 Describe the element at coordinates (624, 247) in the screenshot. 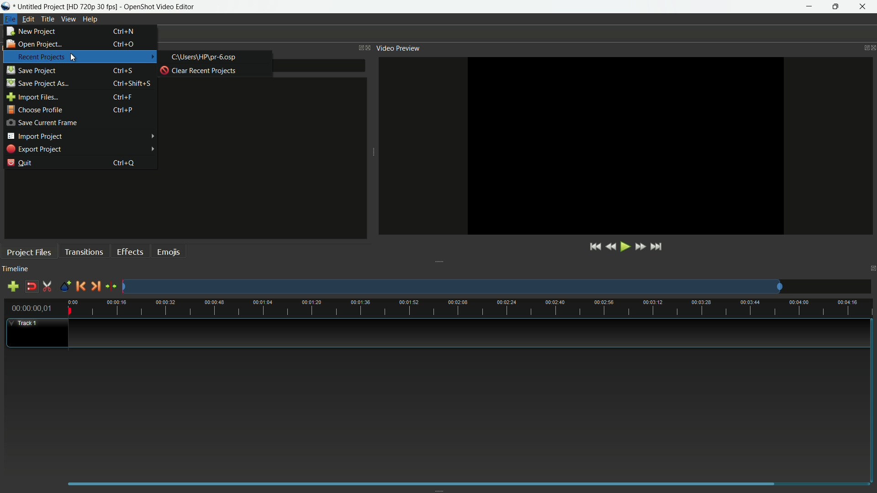

I see `play or pause` at that location.